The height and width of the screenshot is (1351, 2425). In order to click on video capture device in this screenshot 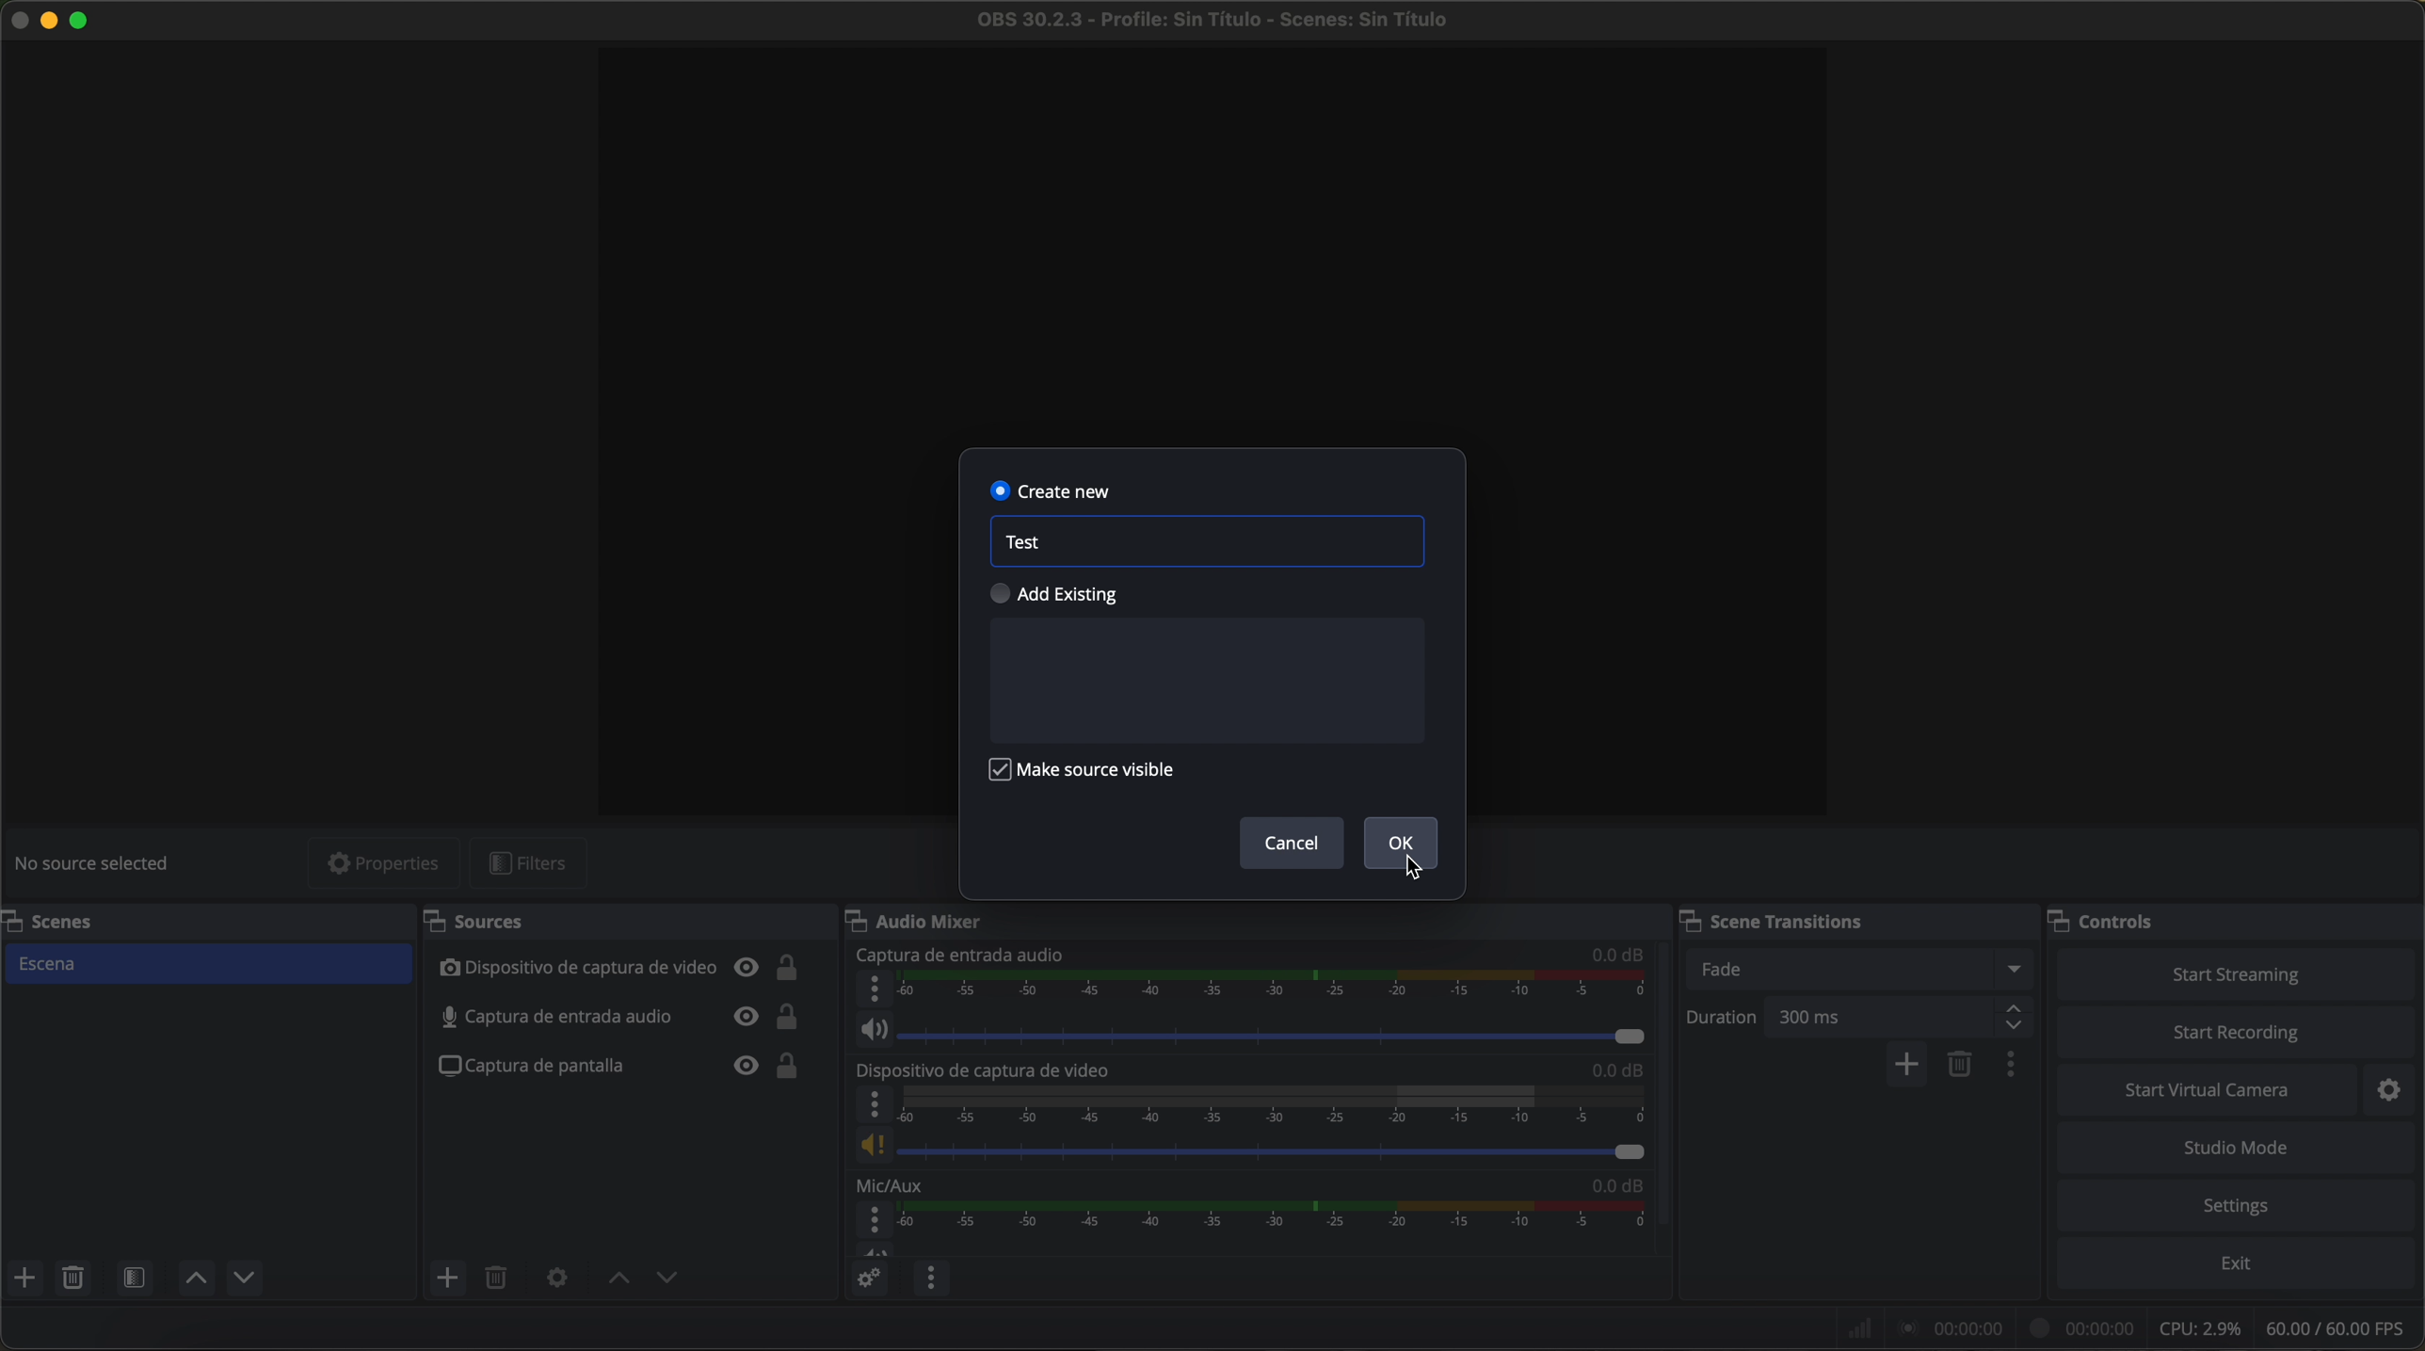, I will do `click(989, 1070)`.